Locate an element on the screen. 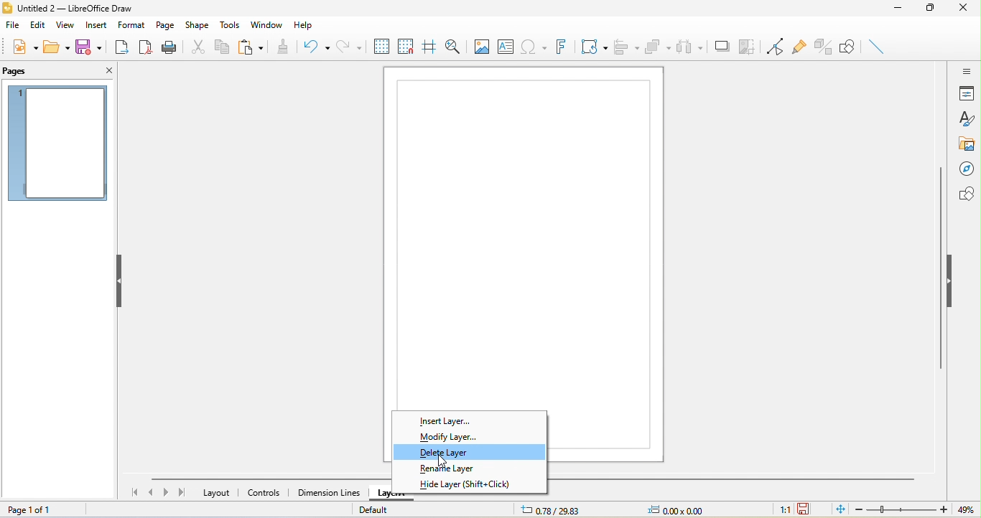 The width and height of the screenshot is (981, 518). hide is located at coordinates (120, 281).